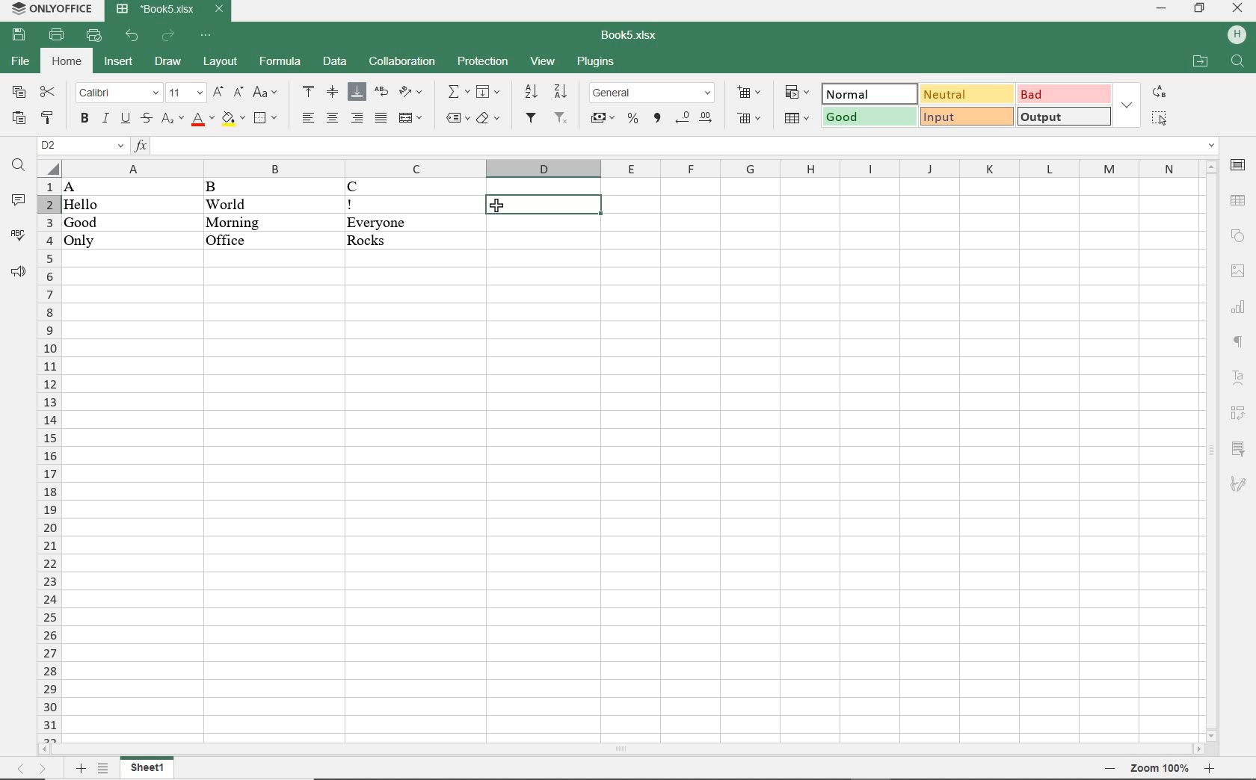 The height and width of the screenshot is (780, 1256). I want to click on Hello, so click(82, 205).